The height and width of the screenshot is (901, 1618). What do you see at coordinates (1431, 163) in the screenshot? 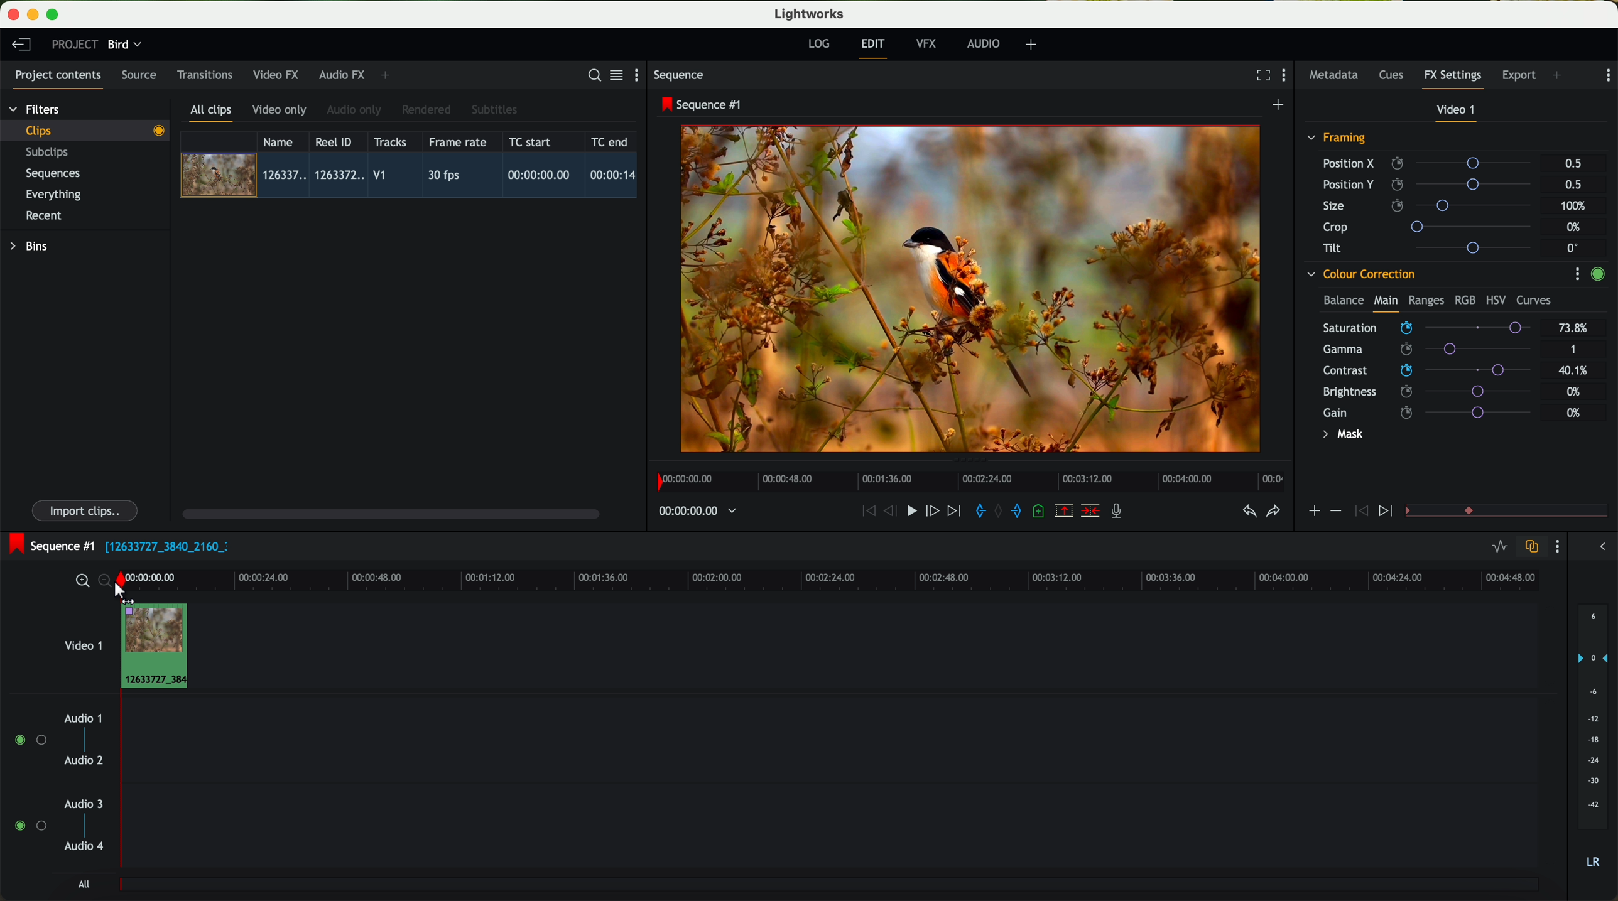
I see `position X` at bounding box center [1431, 163].